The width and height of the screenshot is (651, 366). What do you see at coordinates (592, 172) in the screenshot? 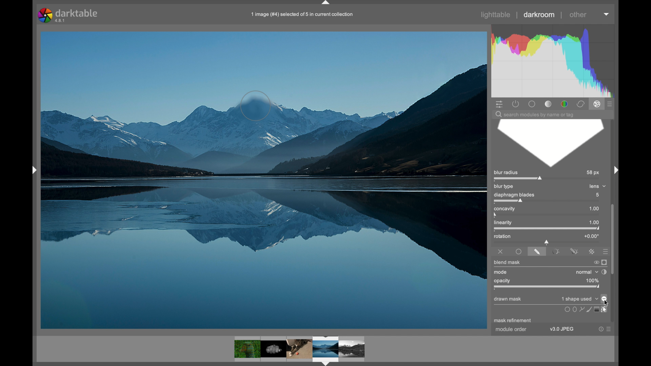
I see `58 px` at bounding box center [592, 172].